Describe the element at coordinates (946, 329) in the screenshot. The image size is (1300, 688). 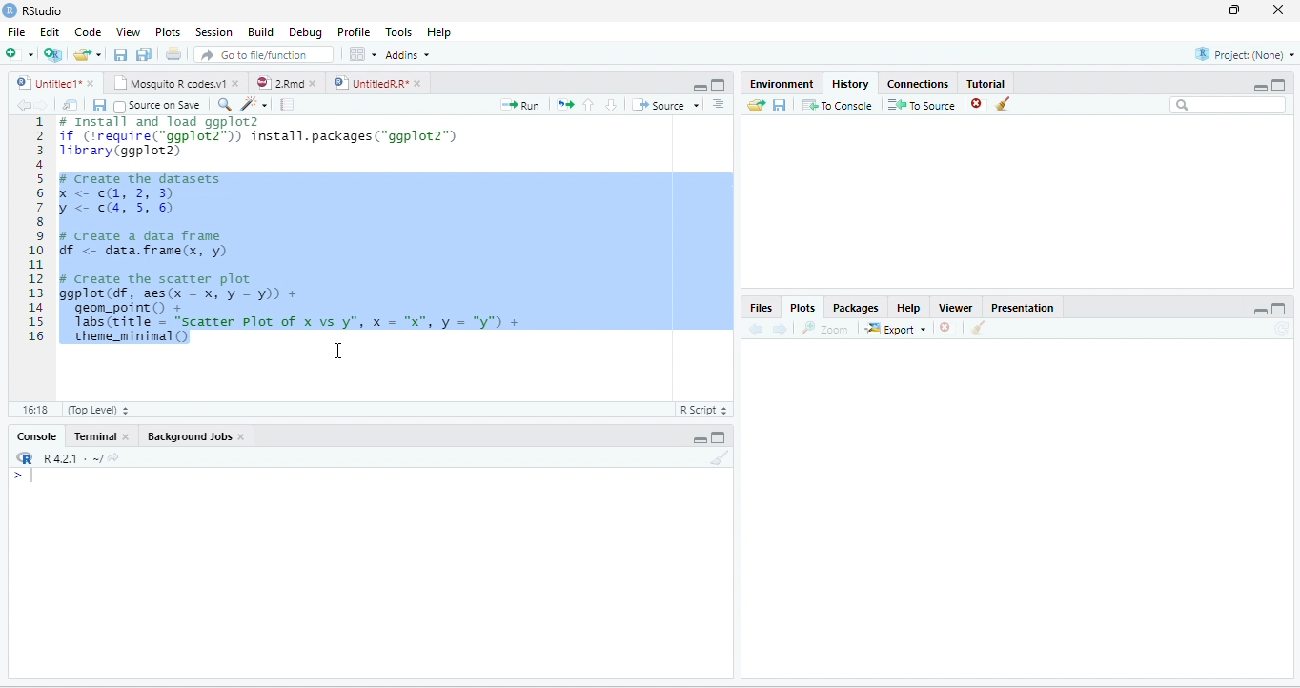
I see `Remove current plot` at that location.